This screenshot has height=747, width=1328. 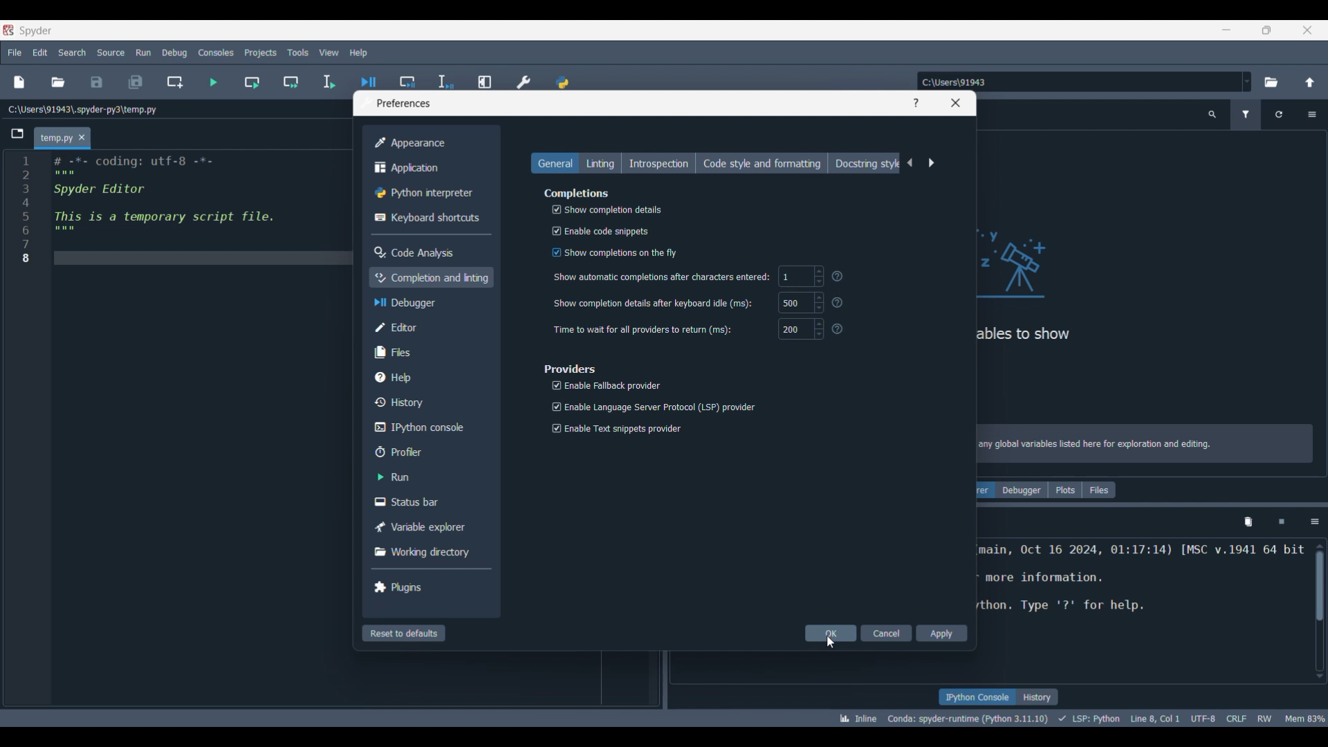 What do you see at coordinates (82, 137) in the screenshot?
I see `Close tab` at bounding box center [82, 137].